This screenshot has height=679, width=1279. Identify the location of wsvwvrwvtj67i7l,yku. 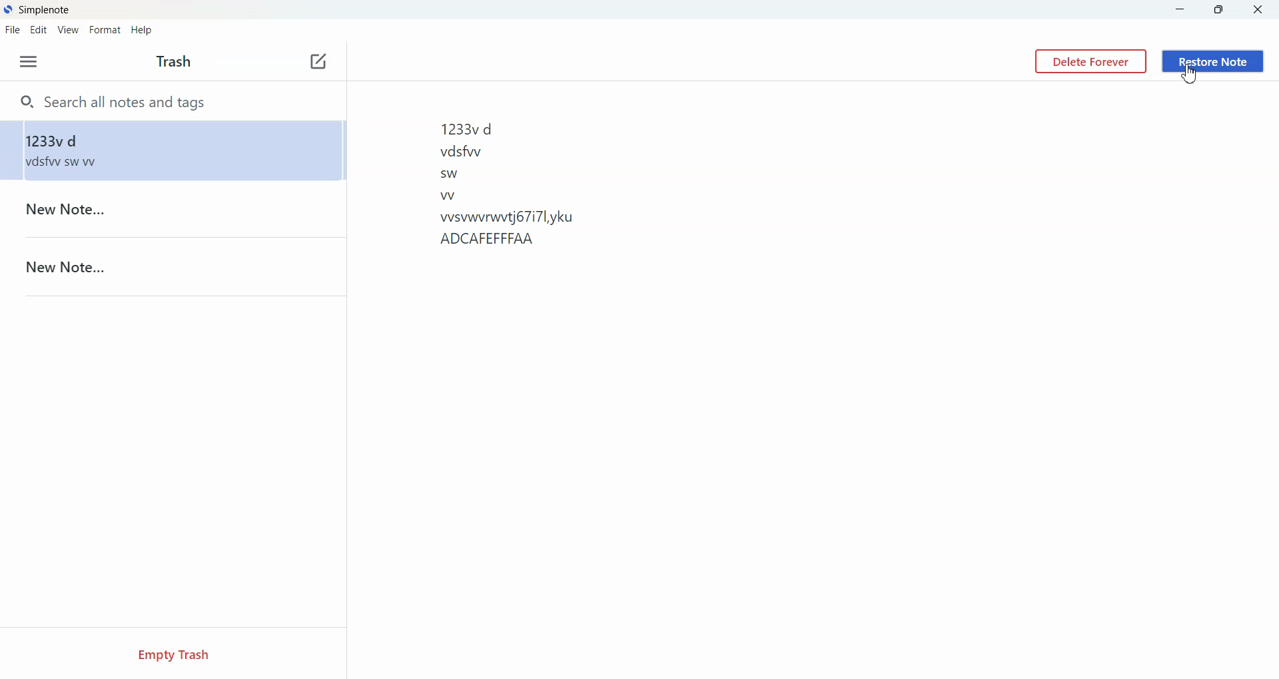
(513, 216).